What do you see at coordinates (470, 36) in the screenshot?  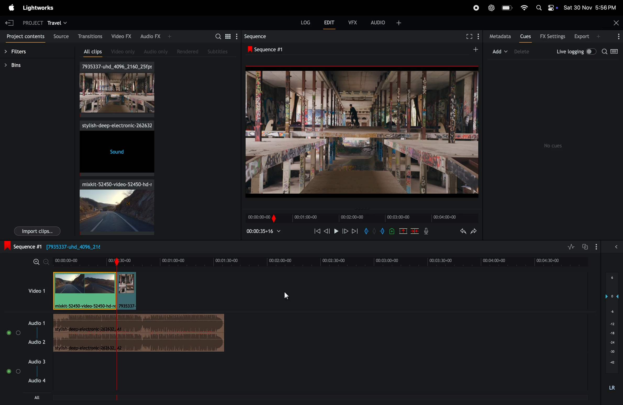 I see `fullscreen` at bounding box center [470, 36].